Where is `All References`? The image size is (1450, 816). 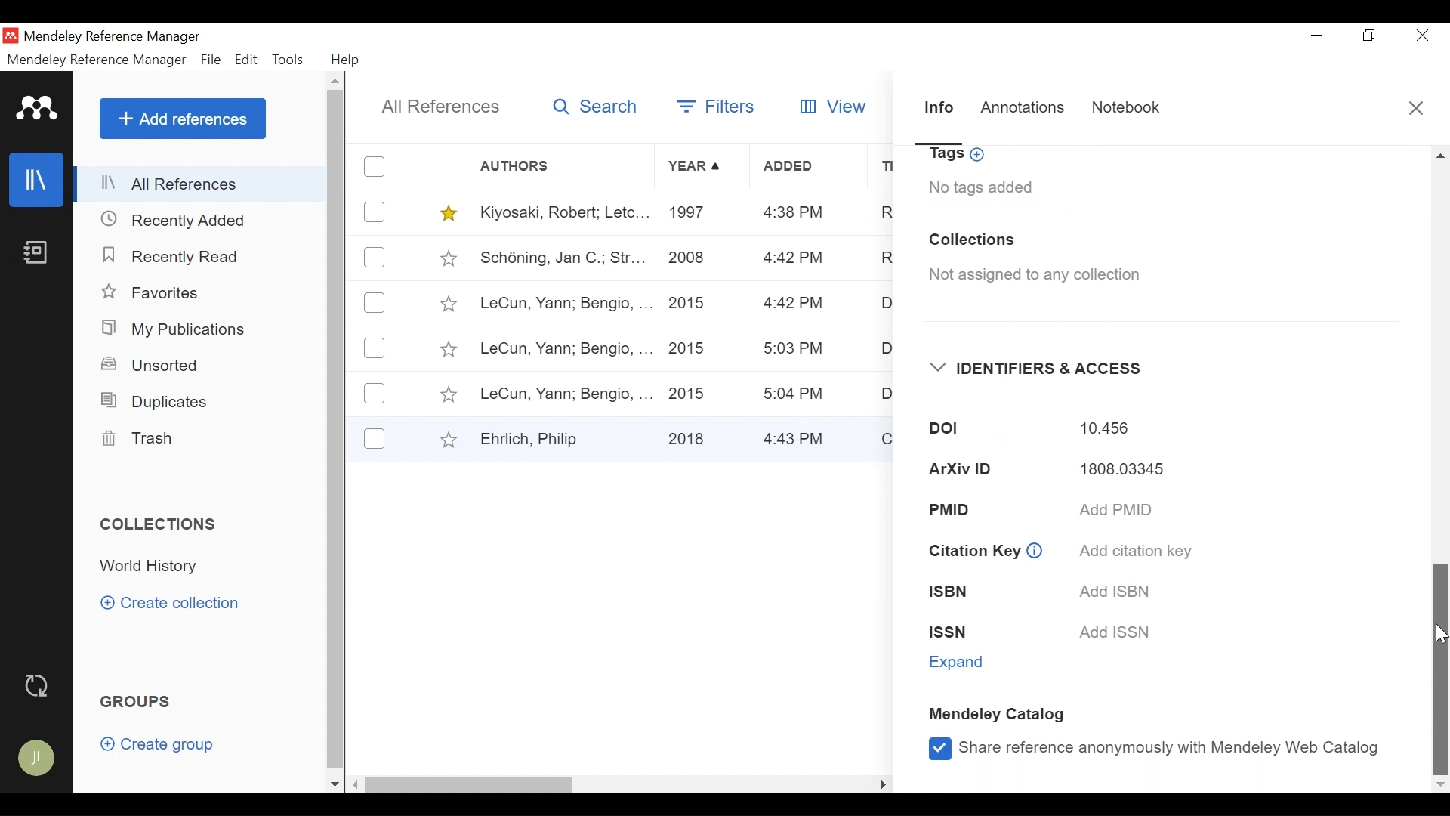 All References is located at coordinates (437, 106).